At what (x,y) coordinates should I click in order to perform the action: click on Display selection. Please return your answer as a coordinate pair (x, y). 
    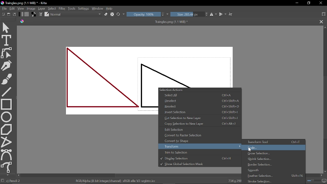
    Looking at the image, I should click on (198, 158).